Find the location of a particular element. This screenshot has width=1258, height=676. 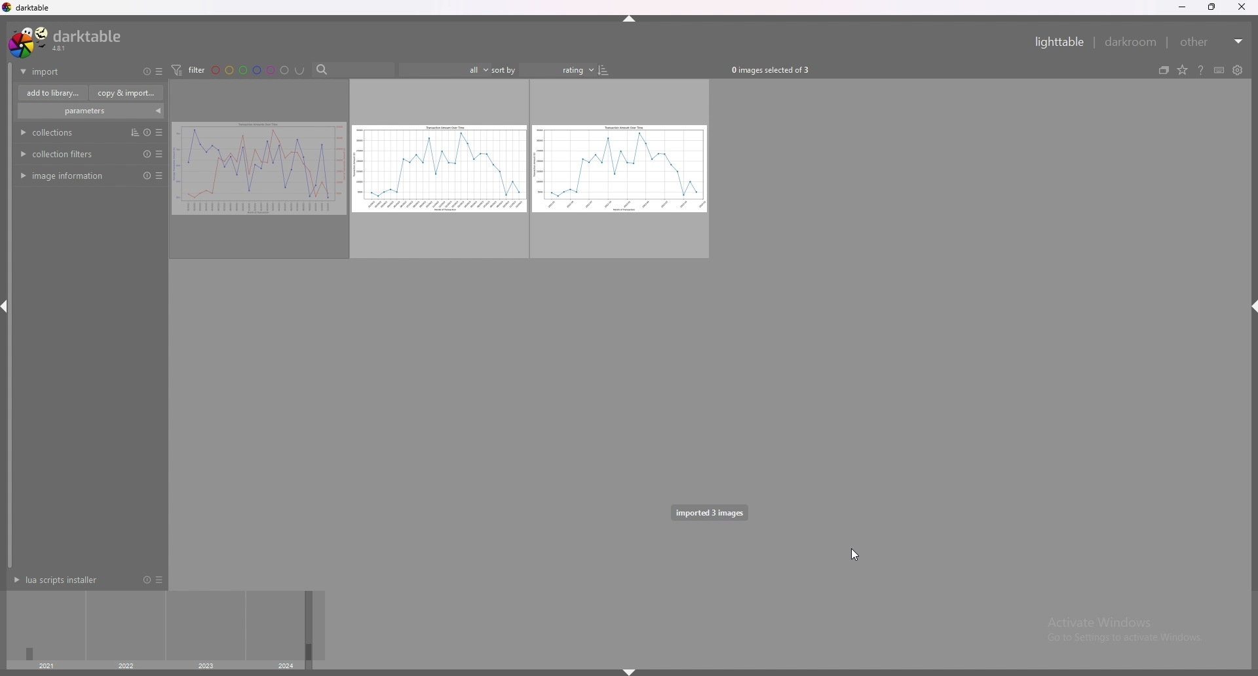

image is located at coordinates (257, 170).